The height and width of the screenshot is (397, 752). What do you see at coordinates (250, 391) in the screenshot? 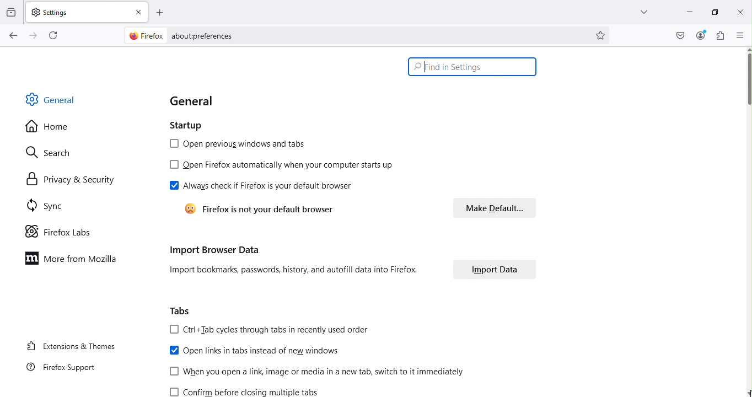
I see `Confirm before closing multiple tabs` at bounding box center [250, 391].